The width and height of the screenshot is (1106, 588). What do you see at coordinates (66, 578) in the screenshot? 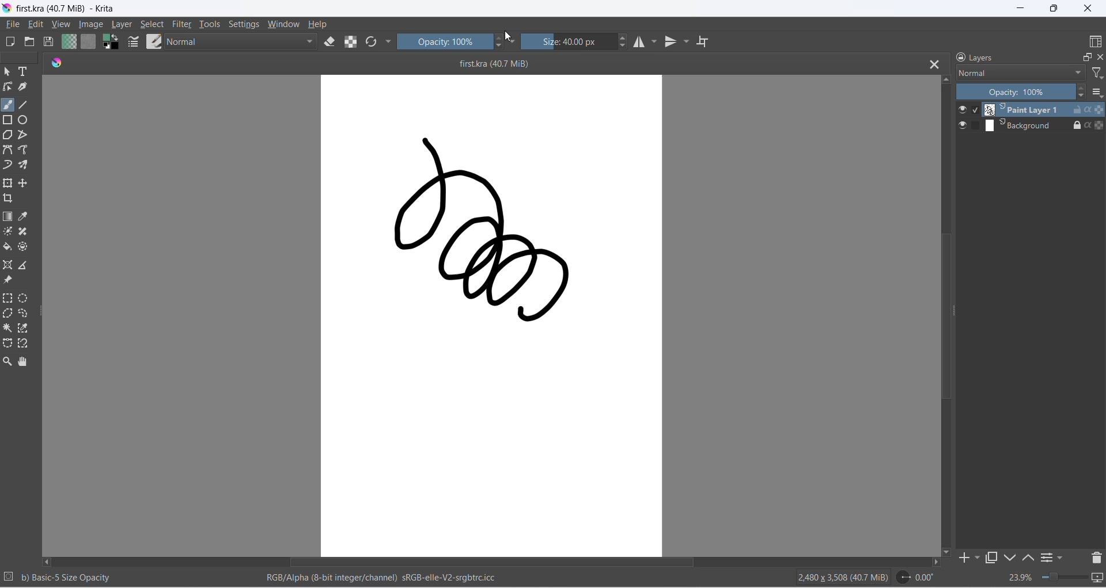
I see `opacity size` at bounding box center [66, 578].